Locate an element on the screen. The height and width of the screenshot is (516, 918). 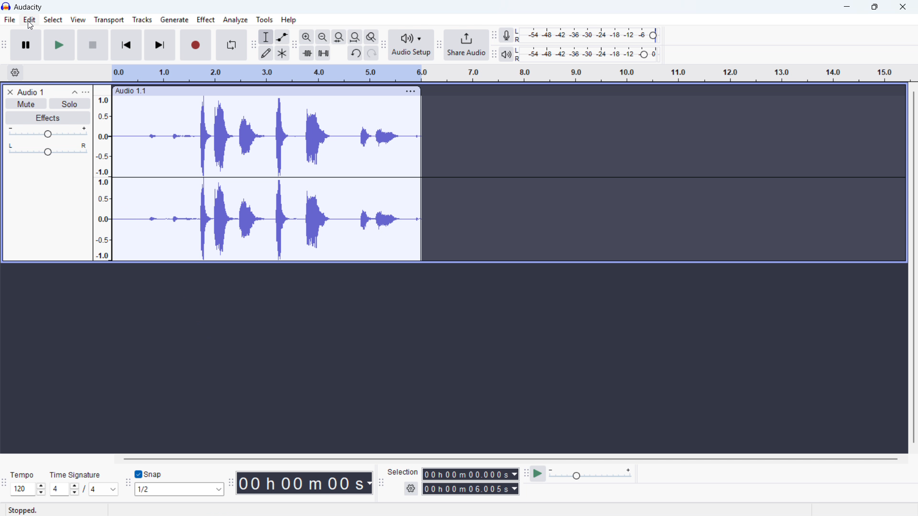
undo is located at coordinates (355, 54).